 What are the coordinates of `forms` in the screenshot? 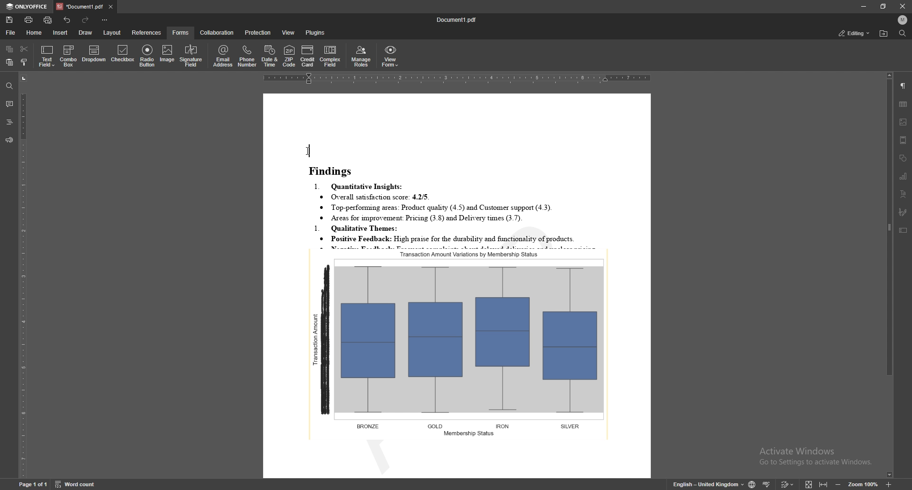 It's located at (181, 33).